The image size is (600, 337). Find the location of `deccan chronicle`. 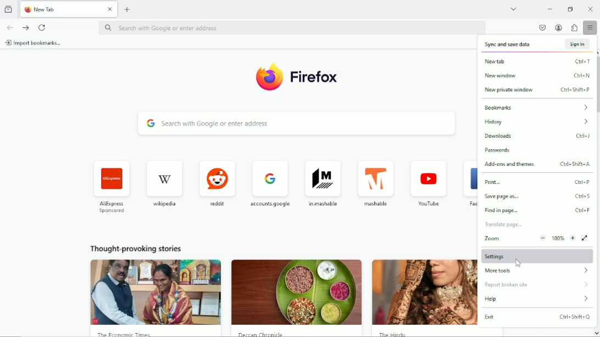

deccan chronicle is located at coordinates (263, 333).